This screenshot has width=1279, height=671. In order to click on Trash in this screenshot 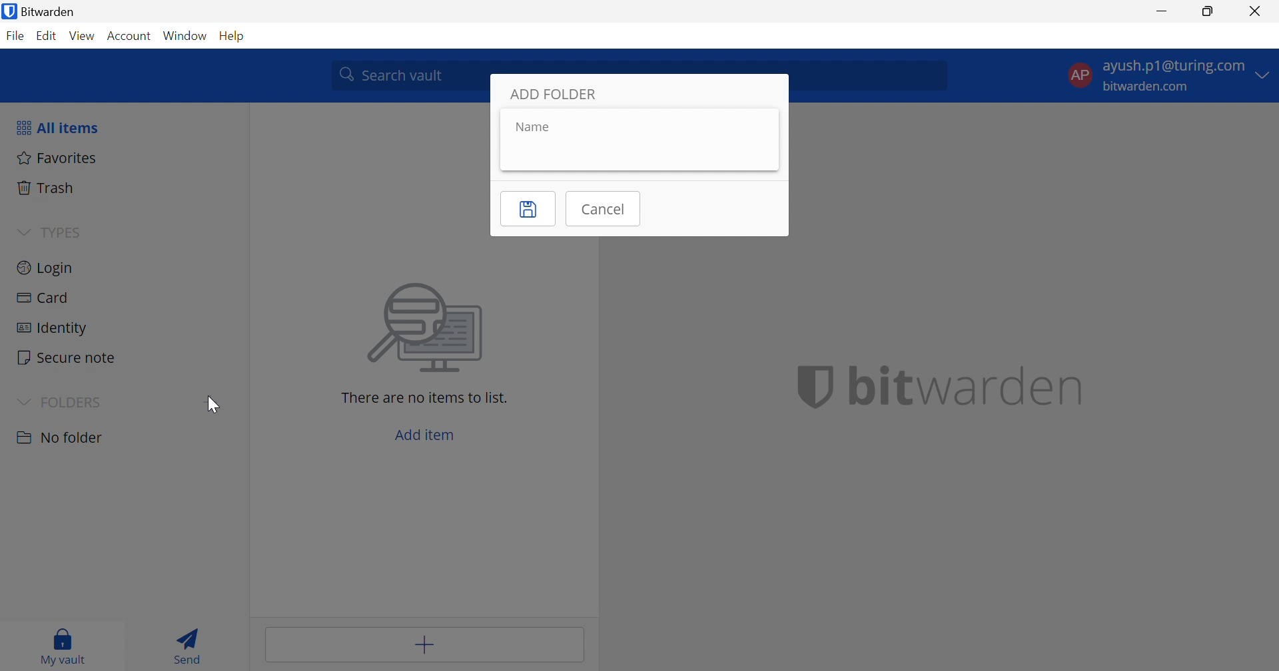, I will do `click(47, 188)`.